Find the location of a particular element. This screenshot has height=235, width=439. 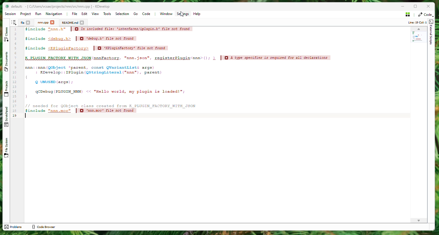

Project is located at coordinates (42, 23).